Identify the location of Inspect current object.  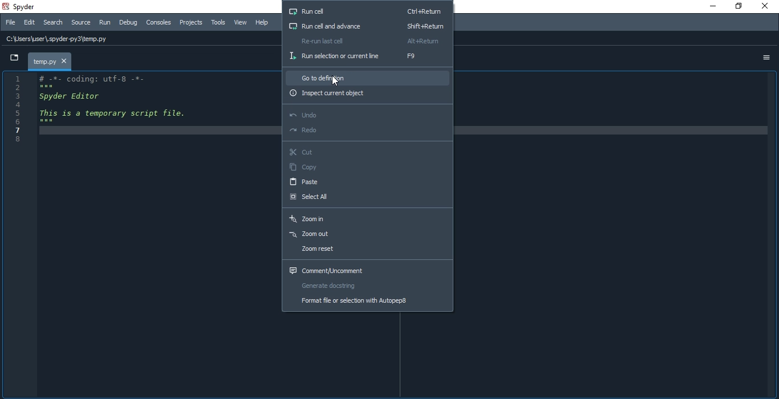
(368, 93).